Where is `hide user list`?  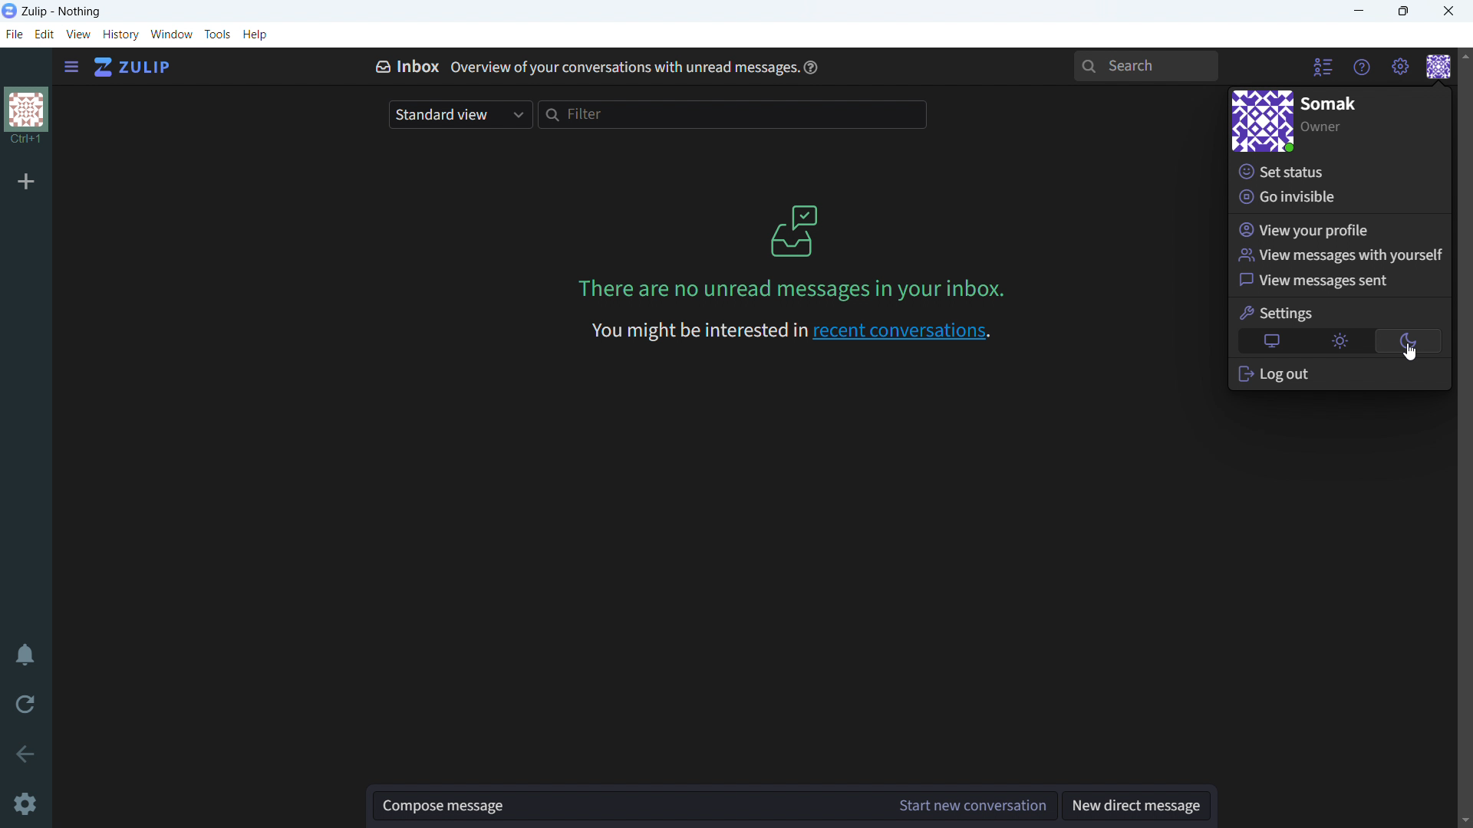
hide user list is located at coordinates (1324, 65).